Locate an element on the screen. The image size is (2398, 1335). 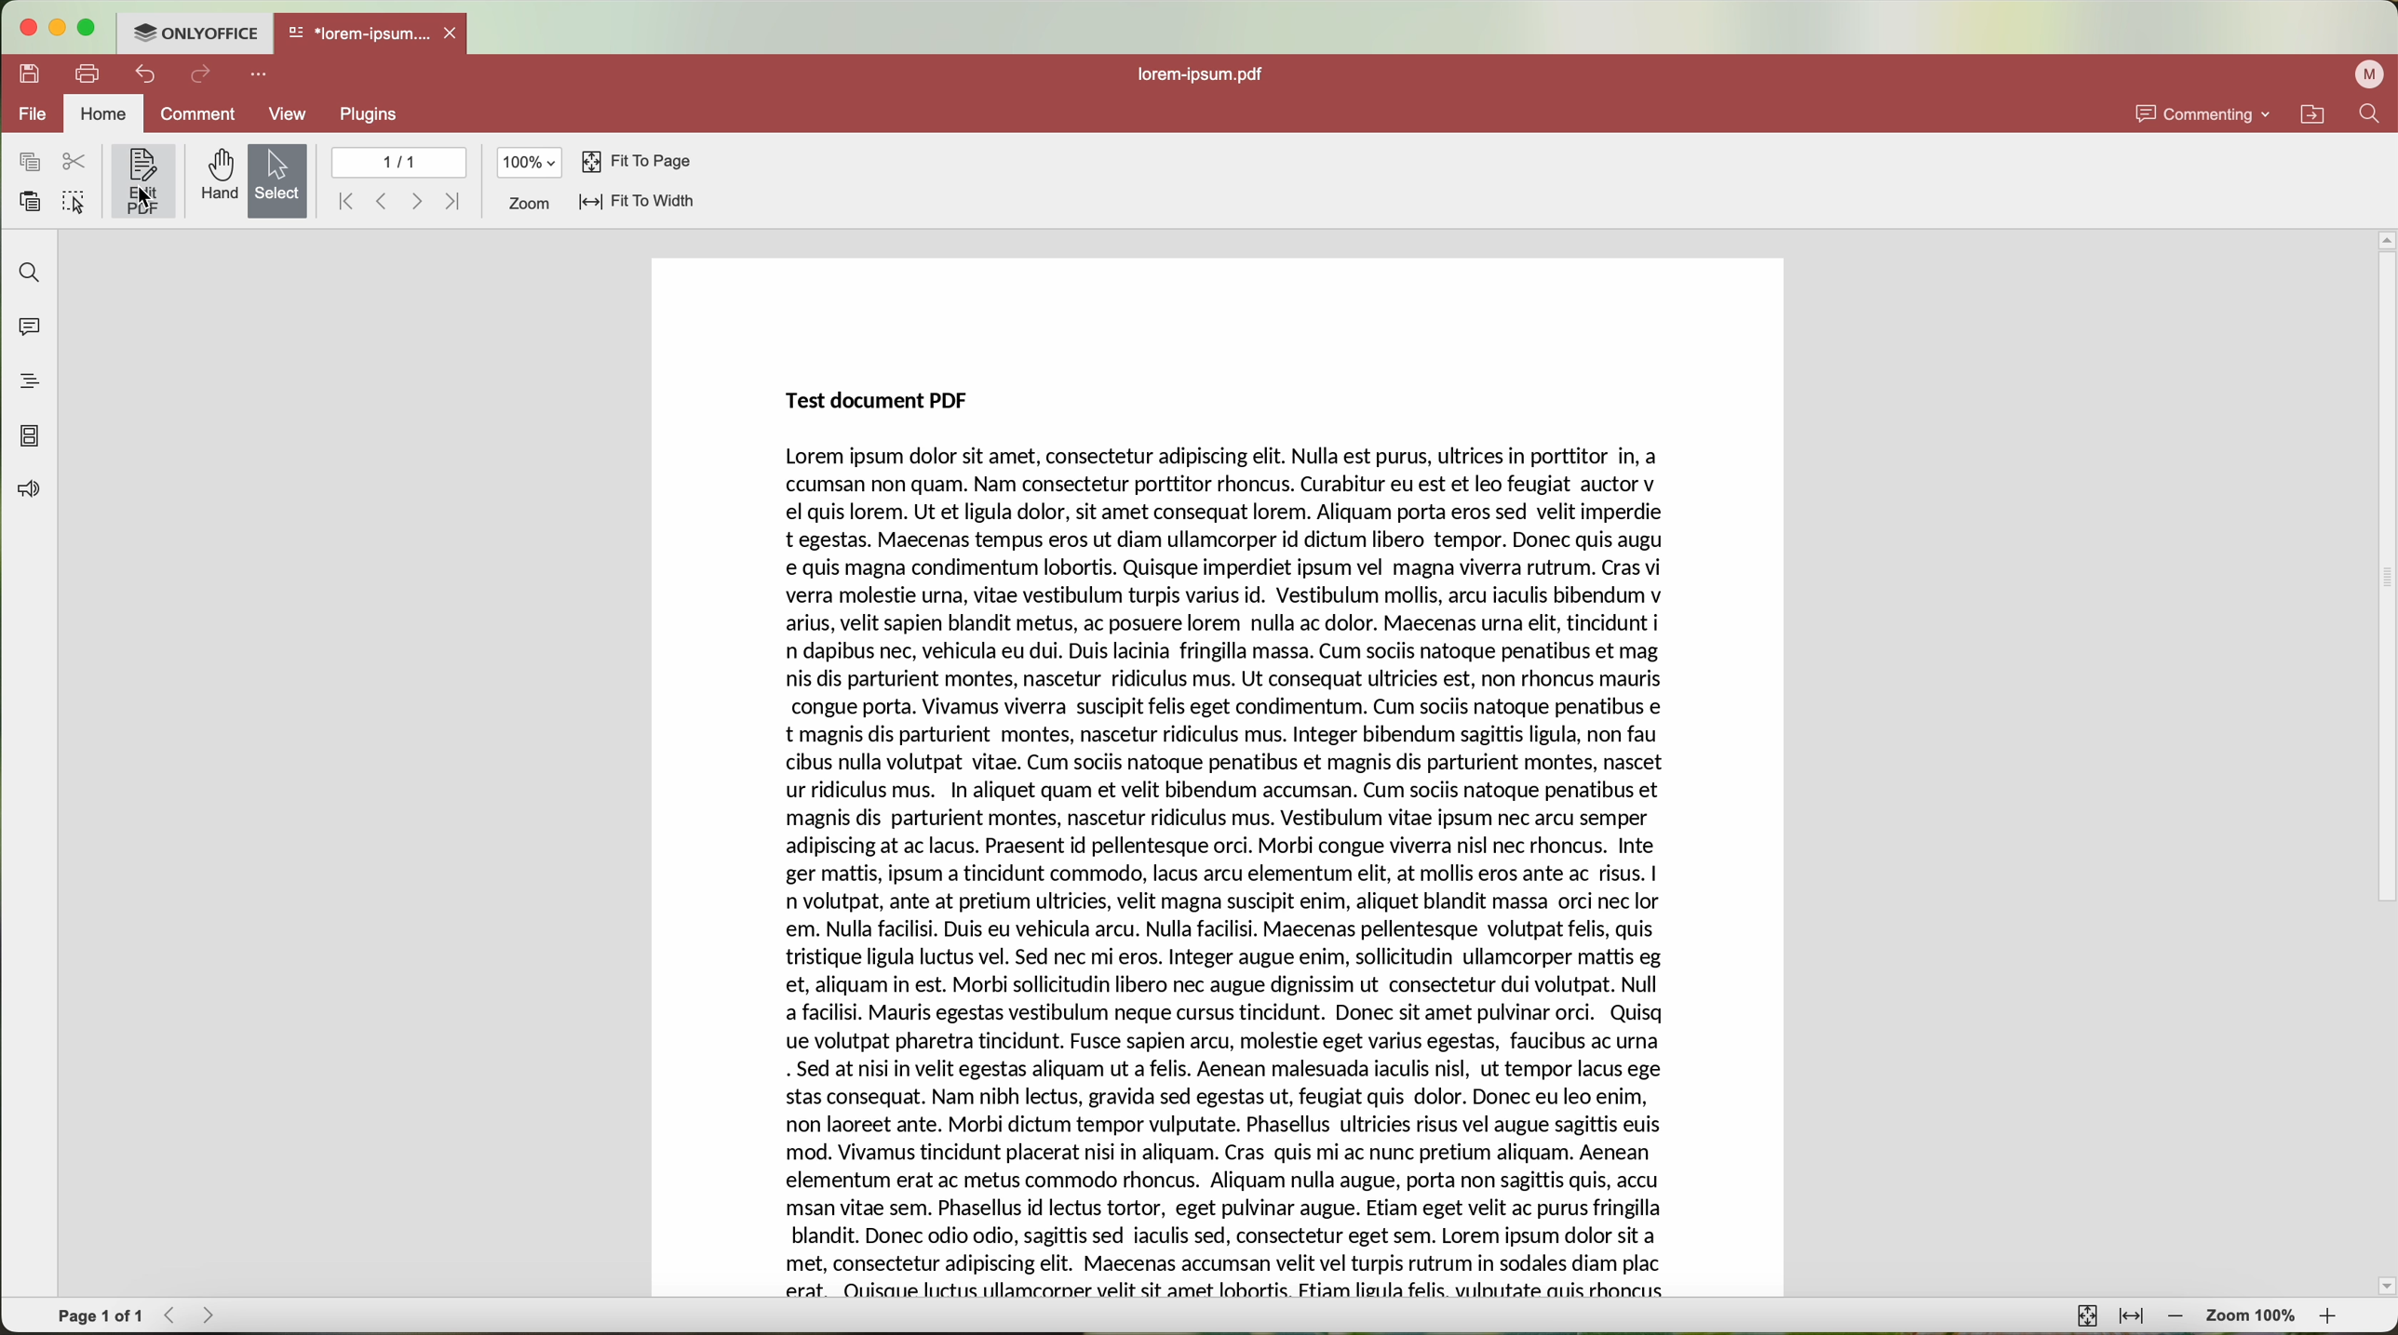
copy is located at coordinates (29, 162).